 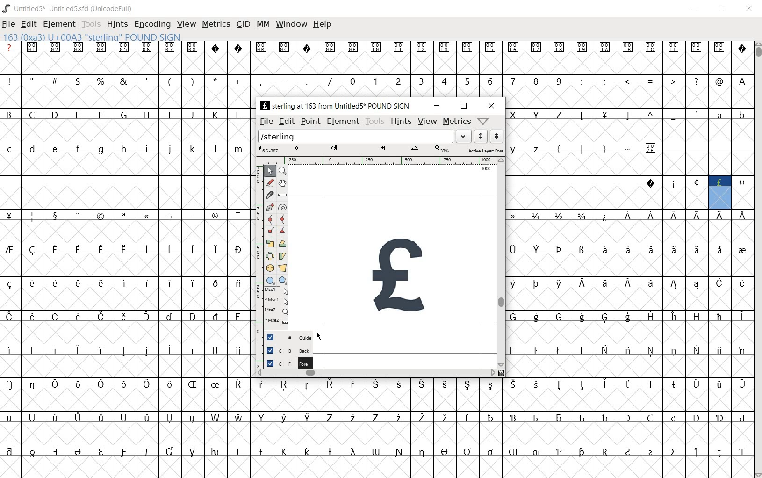 What do you see at coordinates (352, 452) in the screenshot?
I see `Symbol` at bounding box center [352, 452].